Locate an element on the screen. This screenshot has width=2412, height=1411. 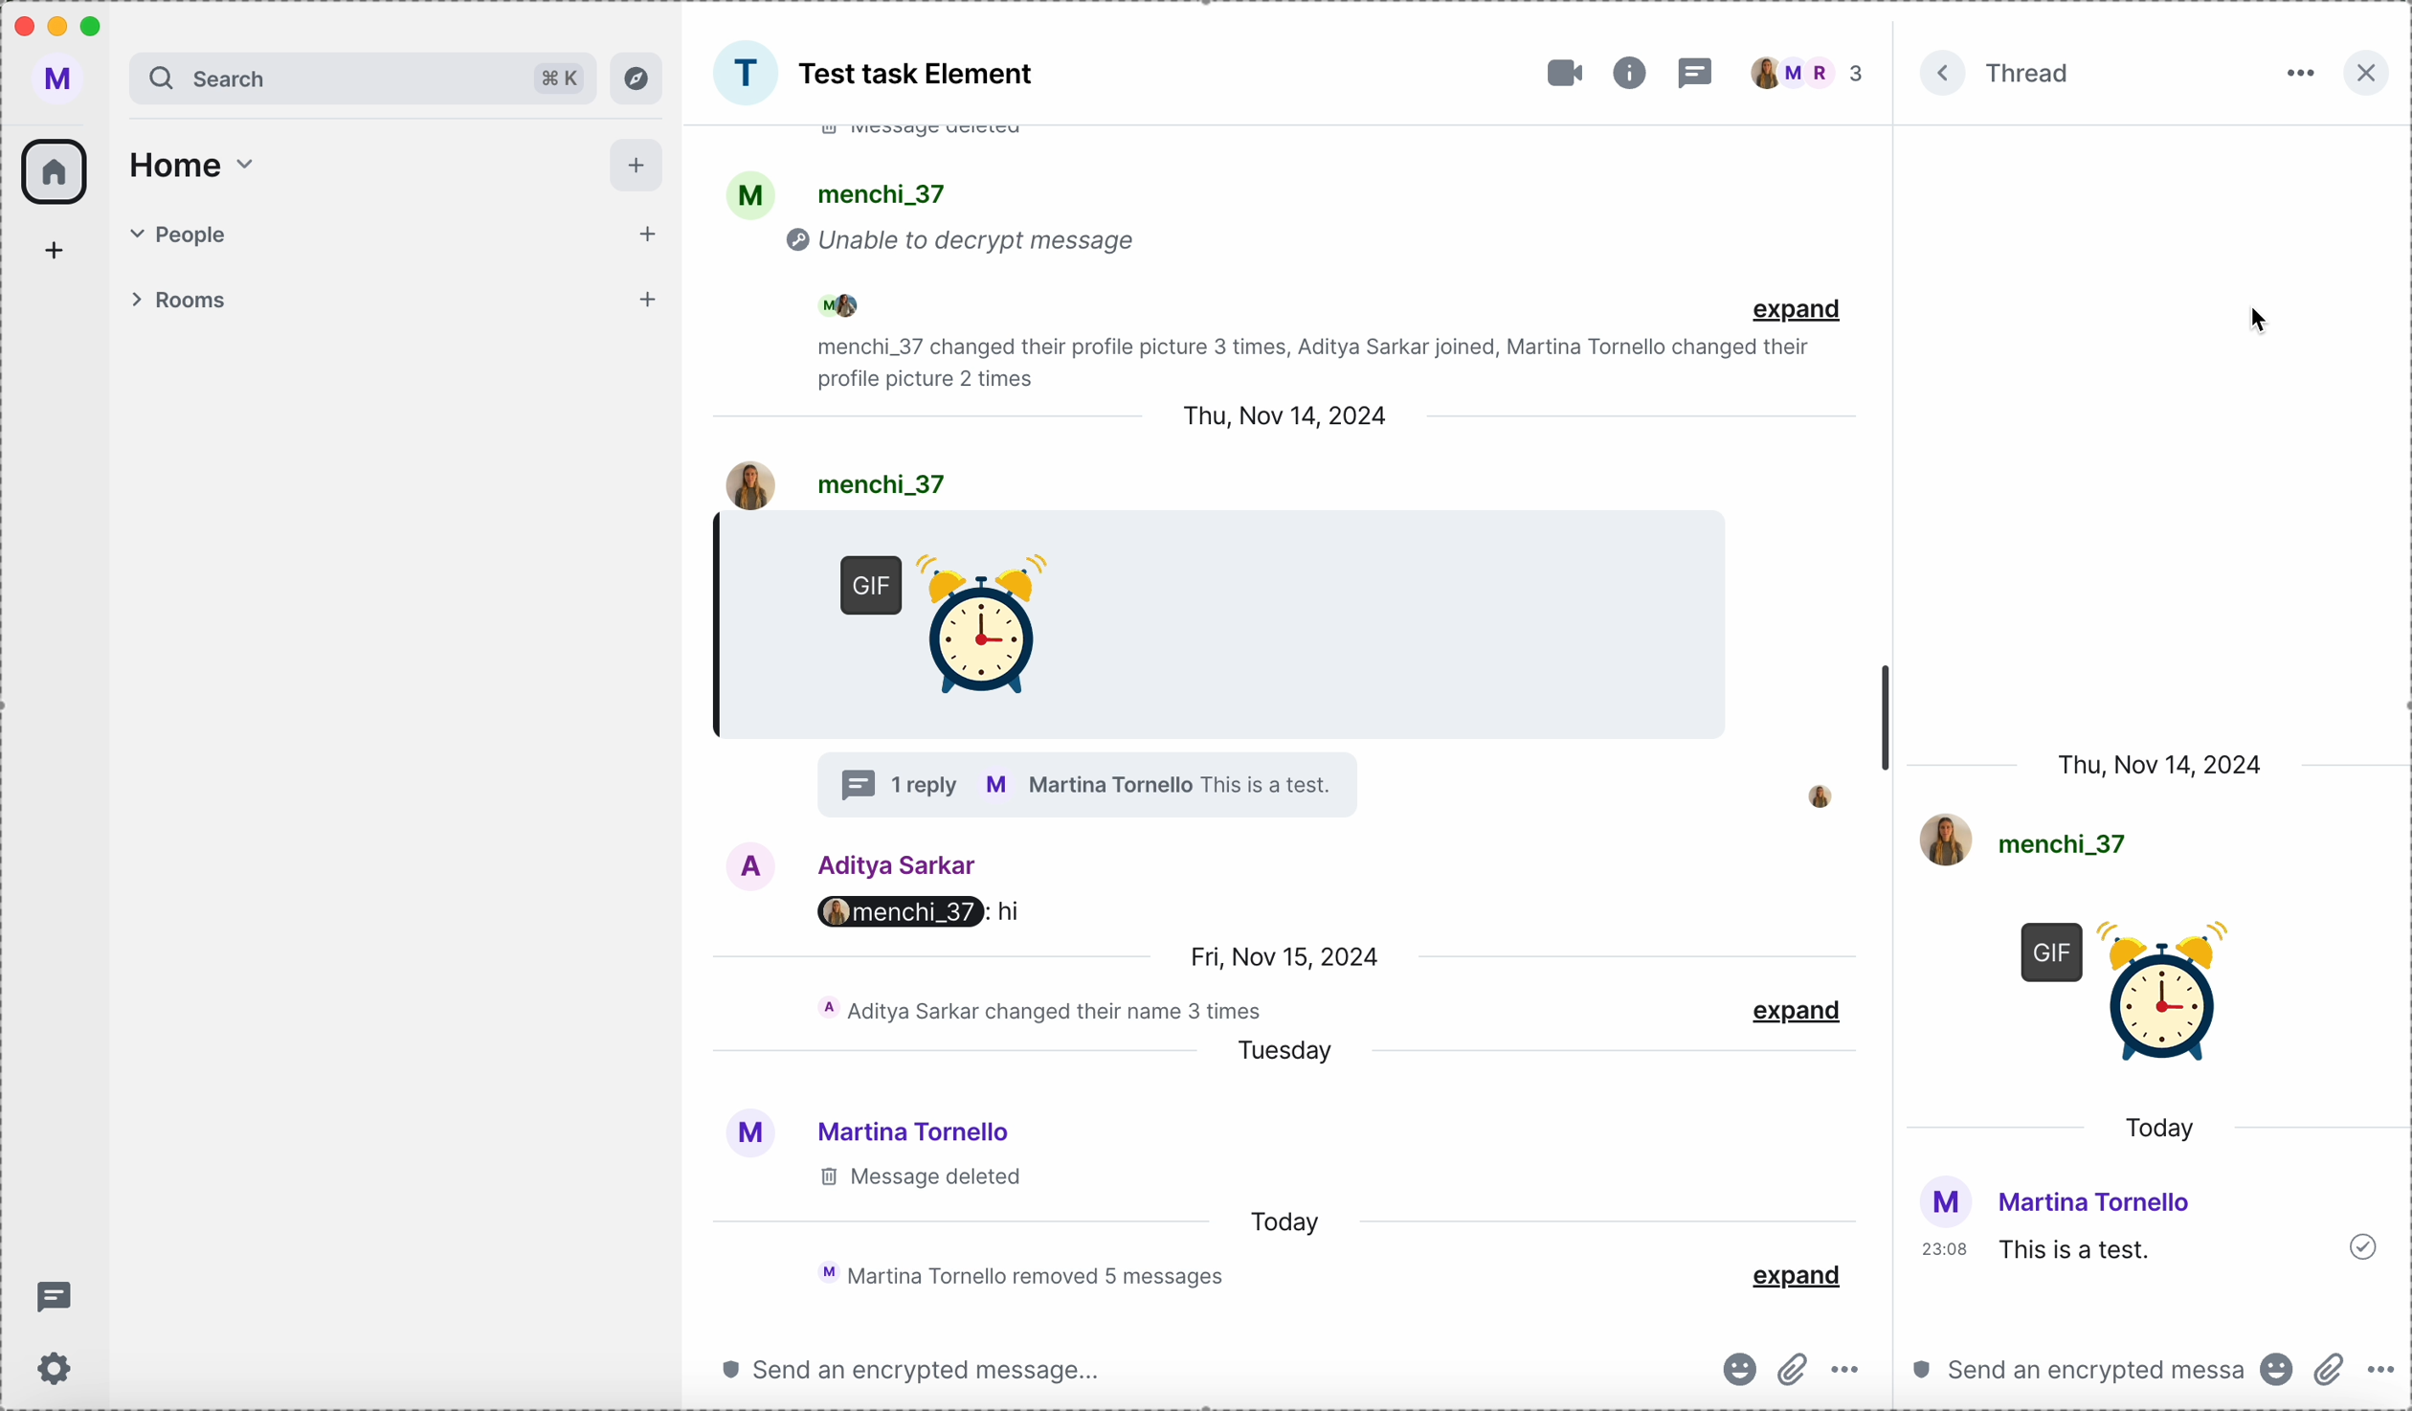
date is located at coordinates (2160, 764).